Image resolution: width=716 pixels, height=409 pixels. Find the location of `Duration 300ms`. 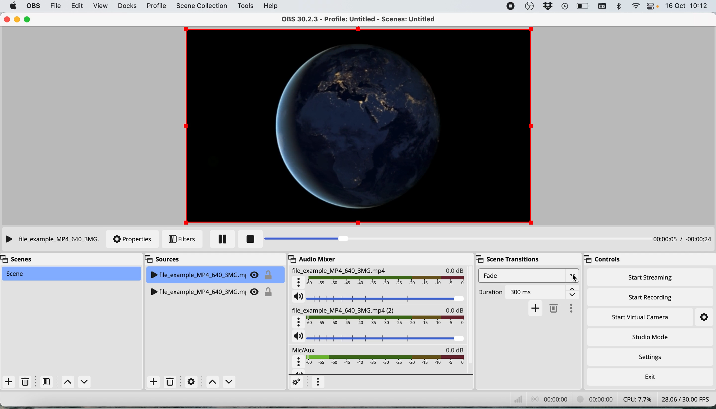

Duration 300ms is located at coordinates (527, 292).